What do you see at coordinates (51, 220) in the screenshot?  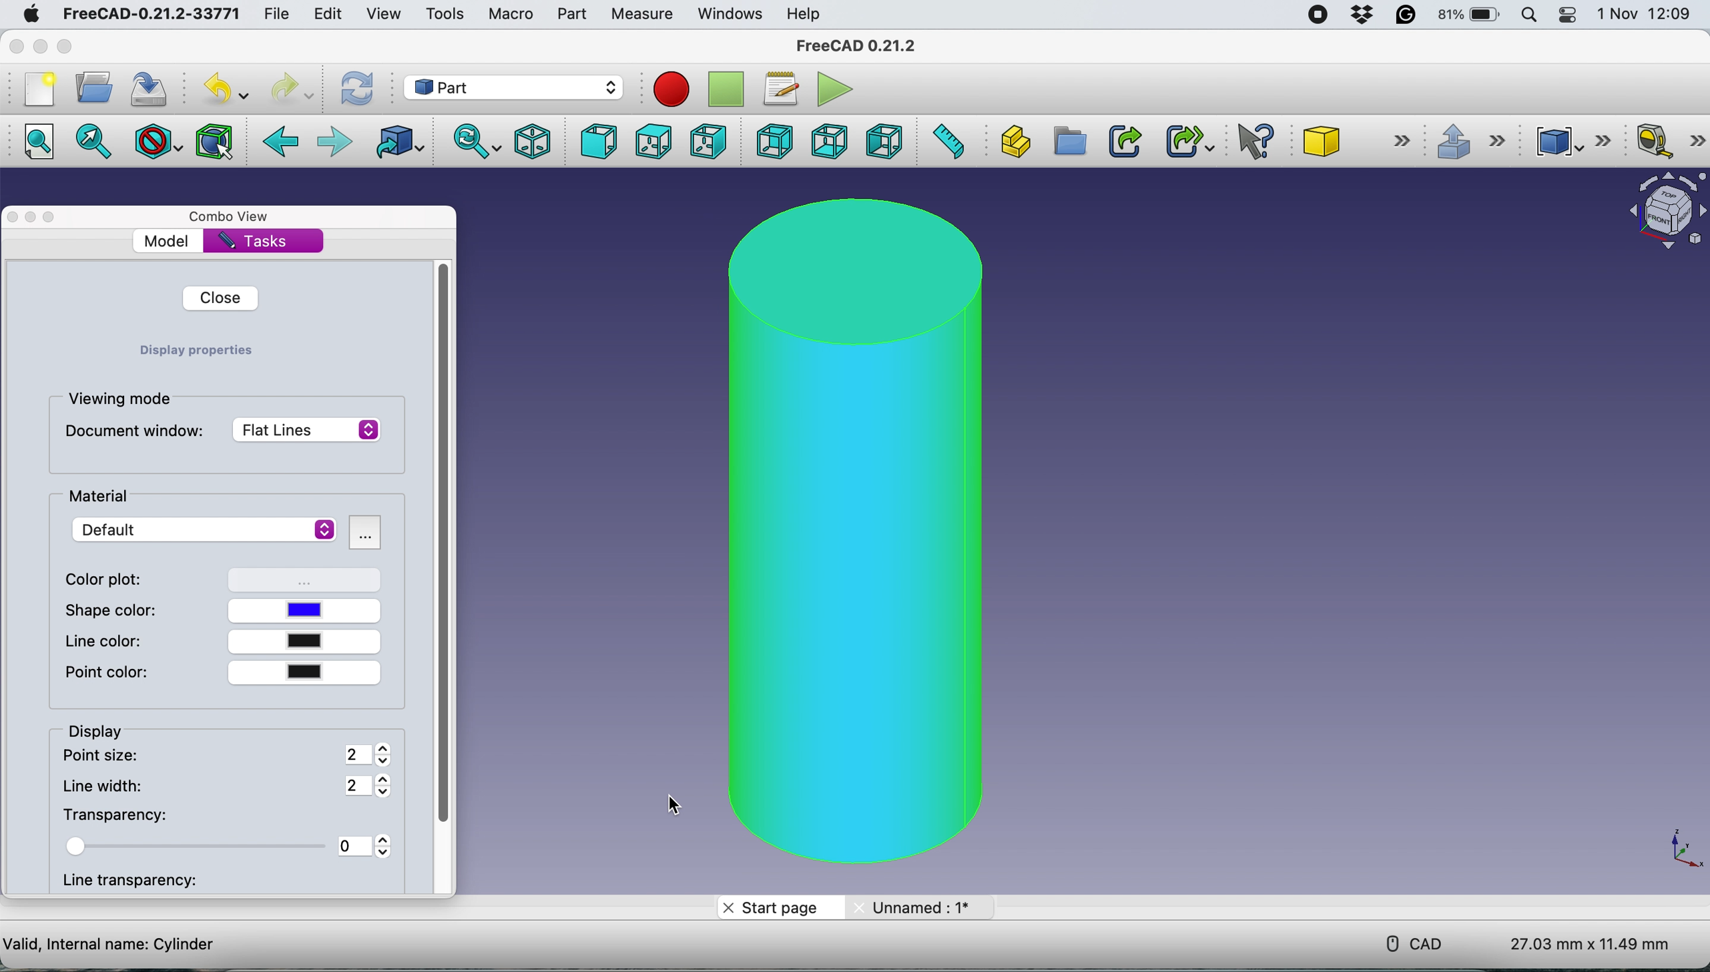 I see `maximise` at bounding box center [51, 220].